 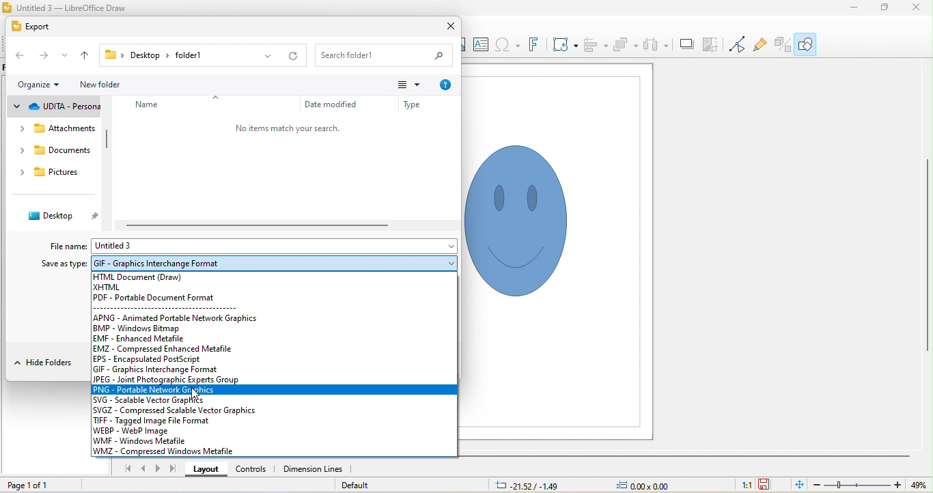 What do you see at coordinates (270, 57) in the screenshot?
I see `drop down` at bounding box center [270, 57].